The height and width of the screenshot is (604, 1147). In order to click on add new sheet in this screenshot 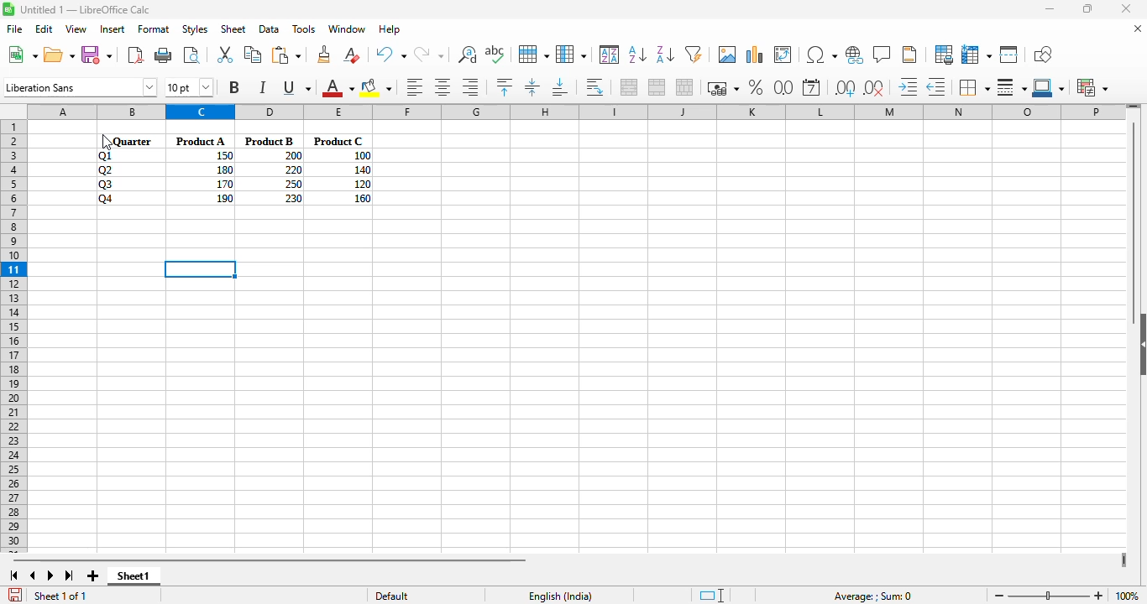, I will do `click(93, 575)`.